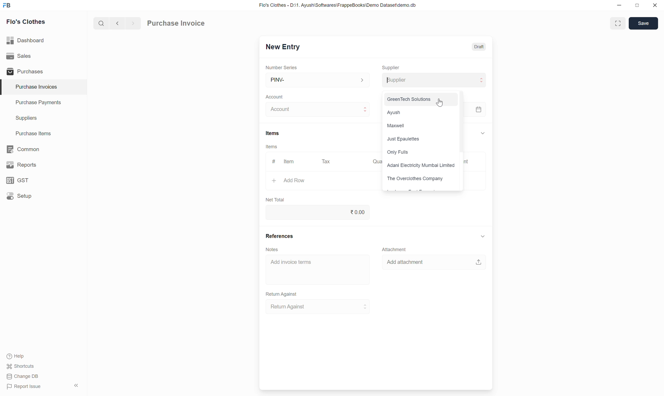  What do you see at coordinates (479, 47) in the screenshot?
I see `Draft` at bounding box center [479, 47].